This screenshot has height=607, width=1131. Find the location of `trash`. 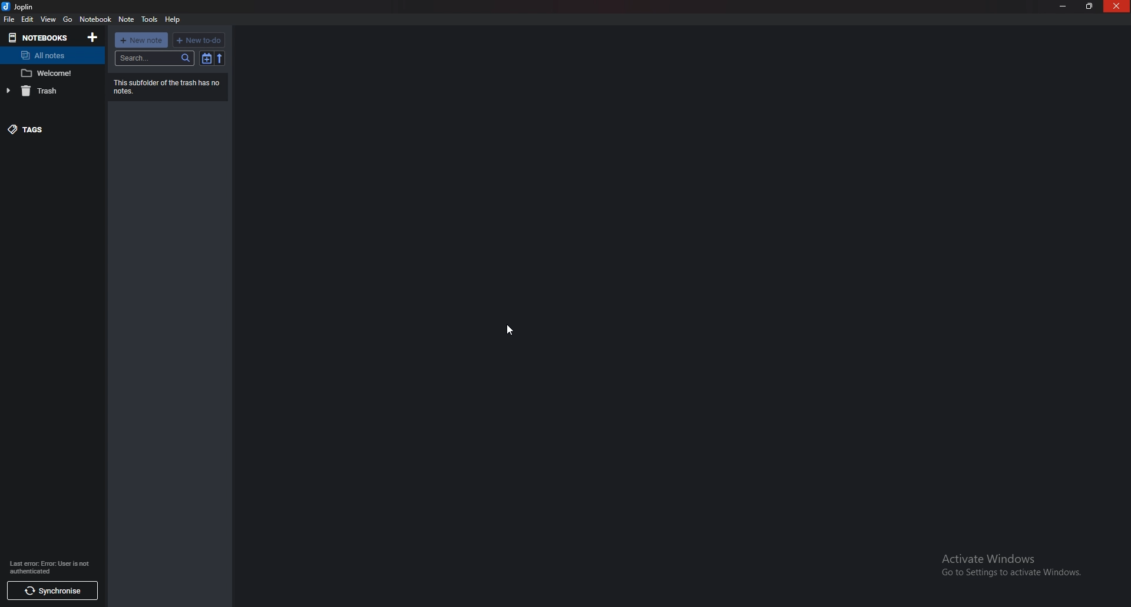

trash is located at coordinates (47, 92).